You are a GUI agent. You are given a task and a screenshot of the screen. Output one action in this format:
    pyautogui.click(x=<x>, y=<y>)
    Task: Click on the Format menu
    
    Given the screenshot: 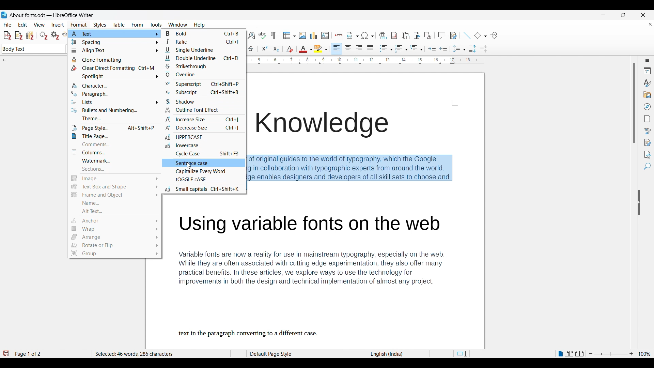 What is the action you would take?
    pyautogui.click(x=79, y=25)
    